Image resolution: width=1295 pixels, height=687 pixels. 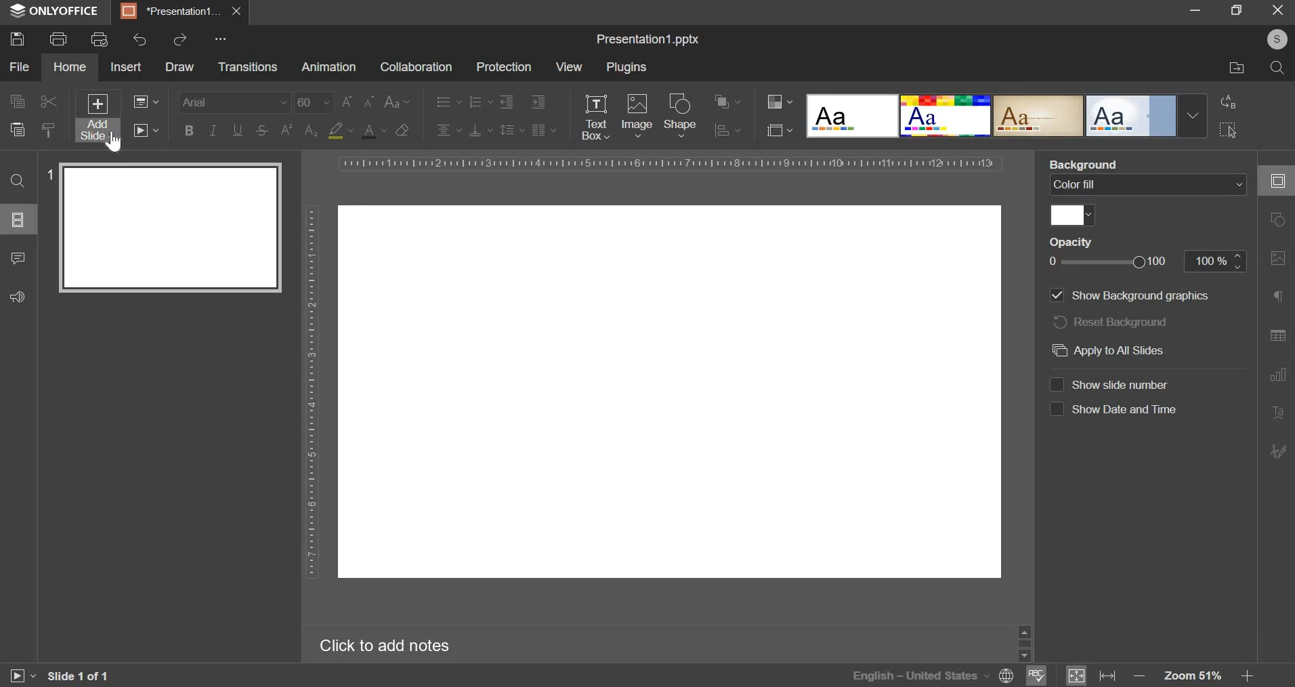 What do you see at coordinates (16, 38) in the screenshot?
I see `save` at bounding box center [16, 38].